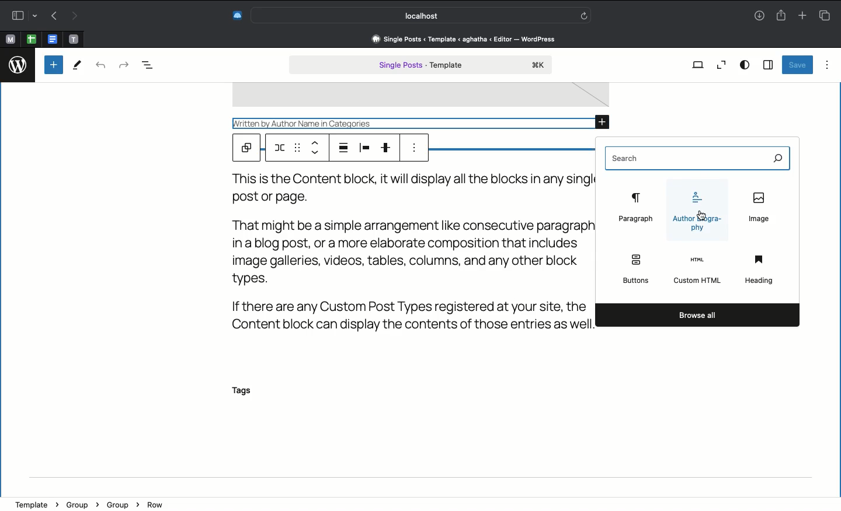  I want to click on Align, so click(342, 148).